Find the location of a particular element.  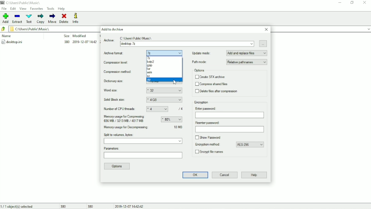

Size is located at coordinates (65, 36).